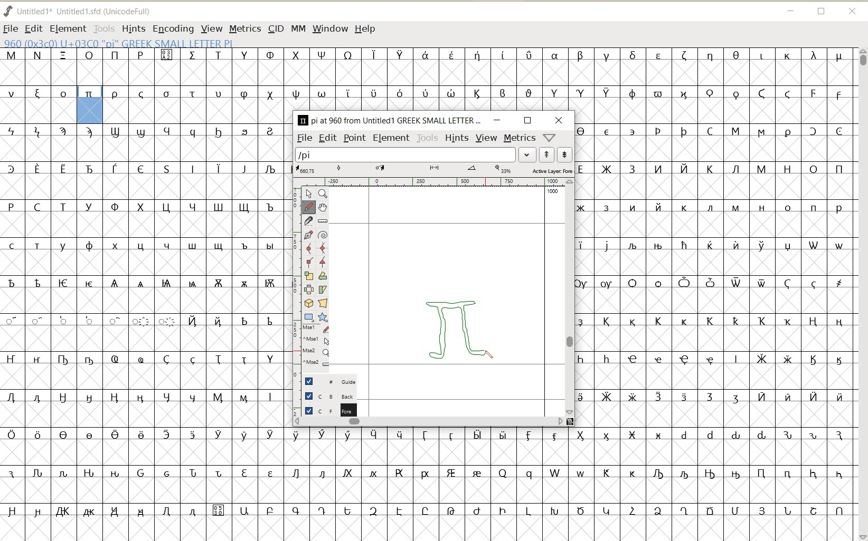  What do you see at coordinates (324, 303) in the screenshot?
I see `perform a perspective transformation on the selection` at bounding box center [324, 303].